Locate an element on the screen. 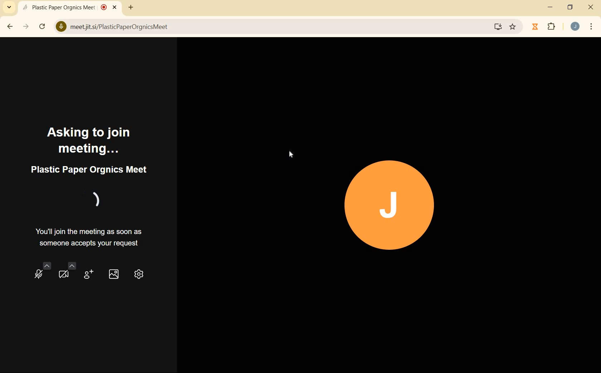  minimize is located at coordinates (551, 7).